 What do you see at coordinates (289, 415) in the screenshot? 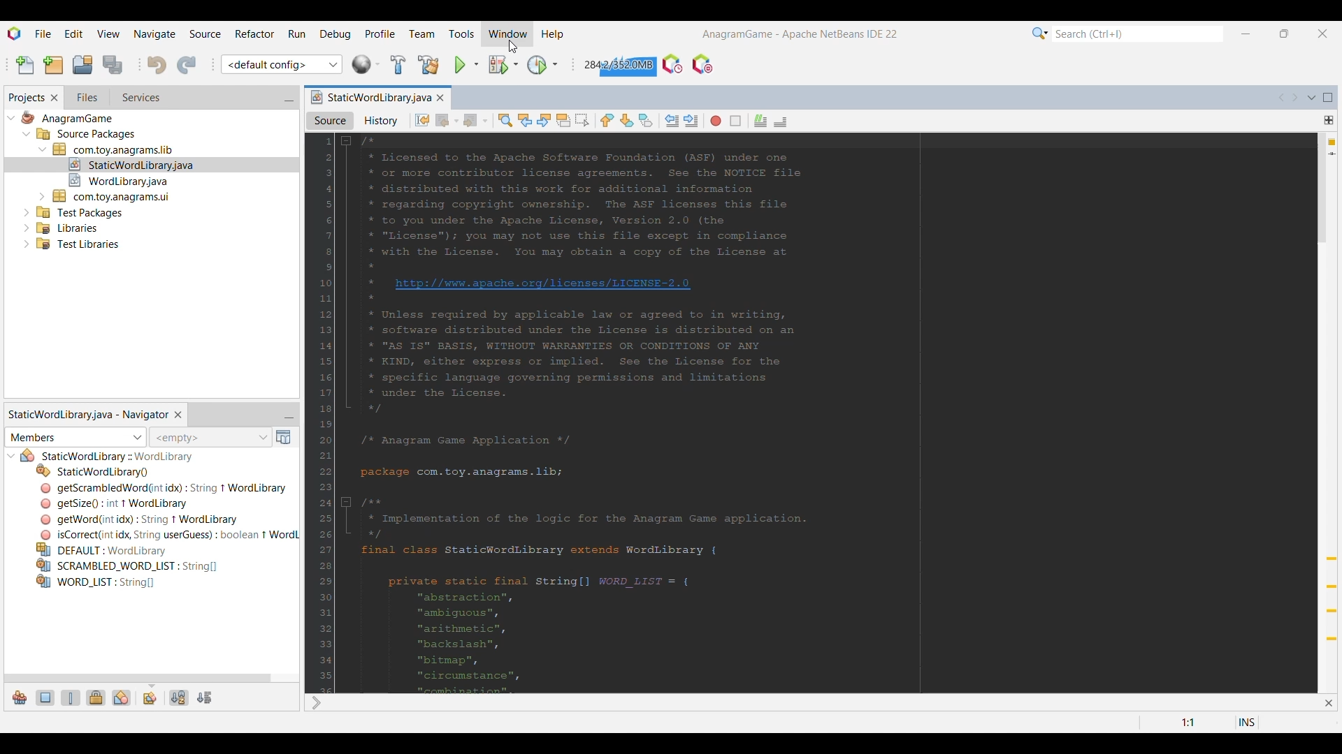
I see `Minimize window group` at bounding box center [289, 415].